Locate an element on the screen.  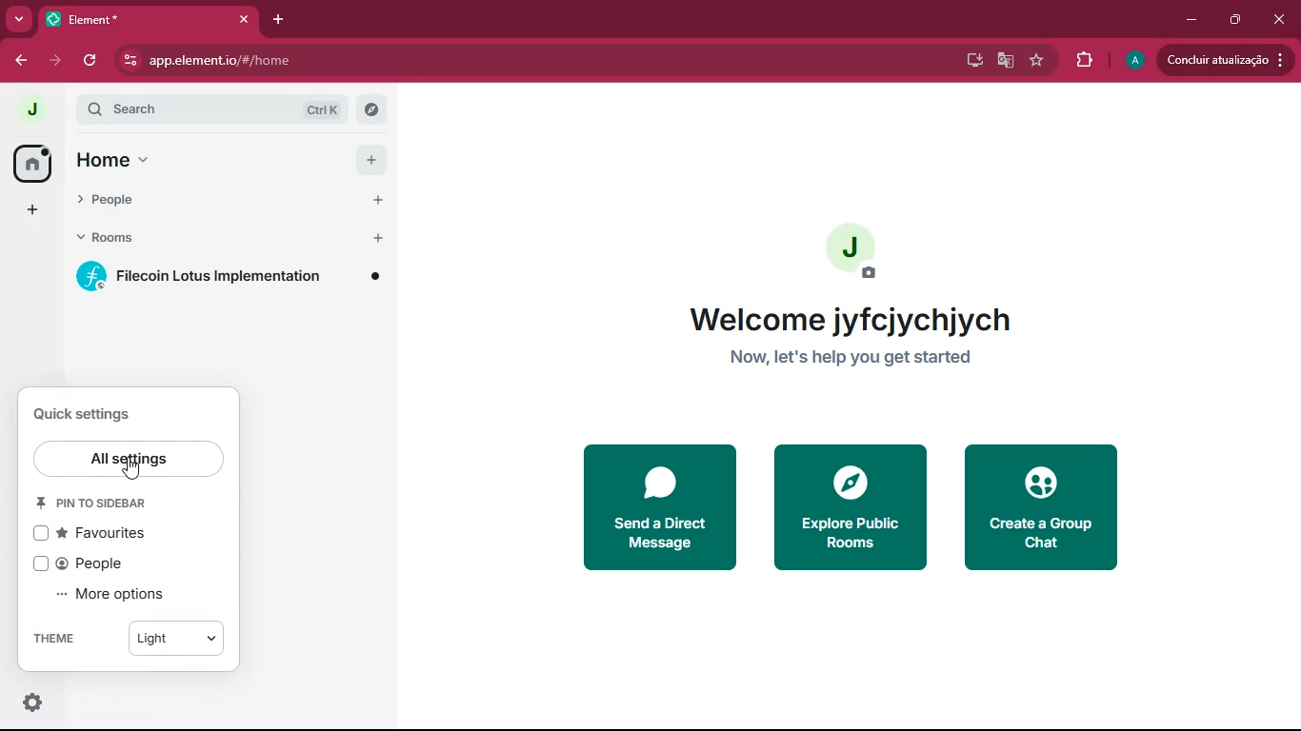
profile is located at coordinates (1133, 61).